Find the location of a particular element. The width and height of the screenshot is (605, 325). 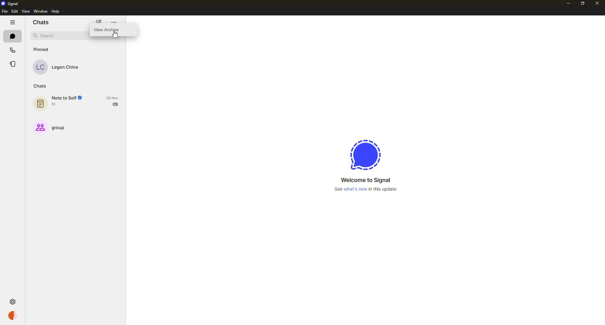

chats is located at coordinates (41, 23).